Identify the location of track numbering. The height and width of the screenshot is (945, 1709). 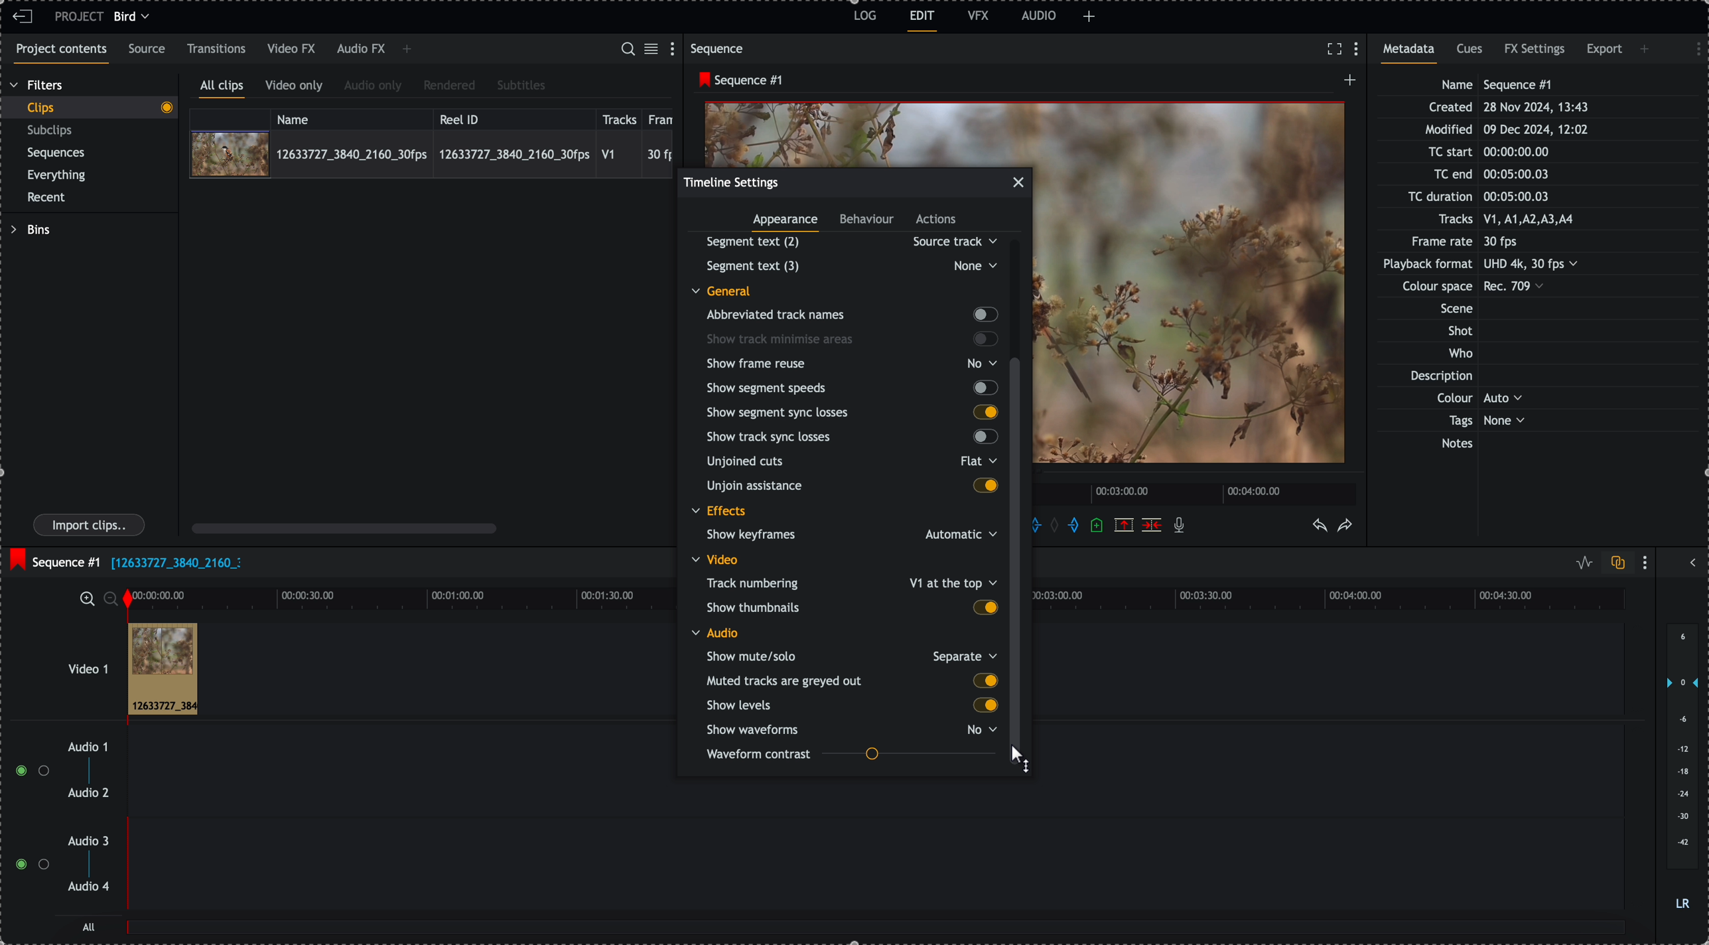
(850, 582).